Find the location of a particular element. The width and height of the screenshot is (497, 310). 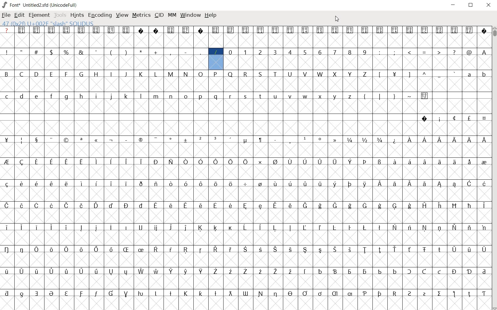

glyph is located at coordinates (171, 293).